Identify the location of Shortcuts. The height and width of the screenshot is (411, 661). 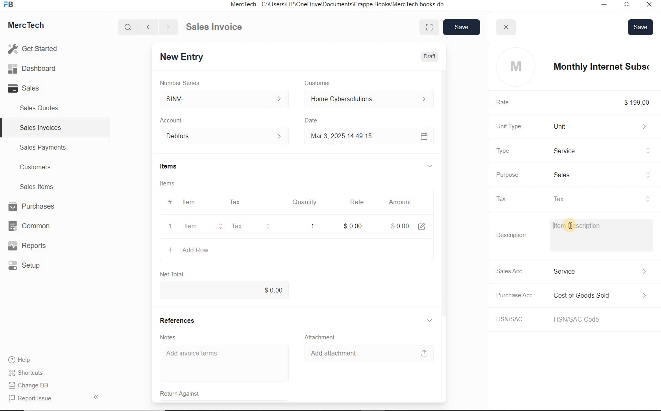
(30, 373).